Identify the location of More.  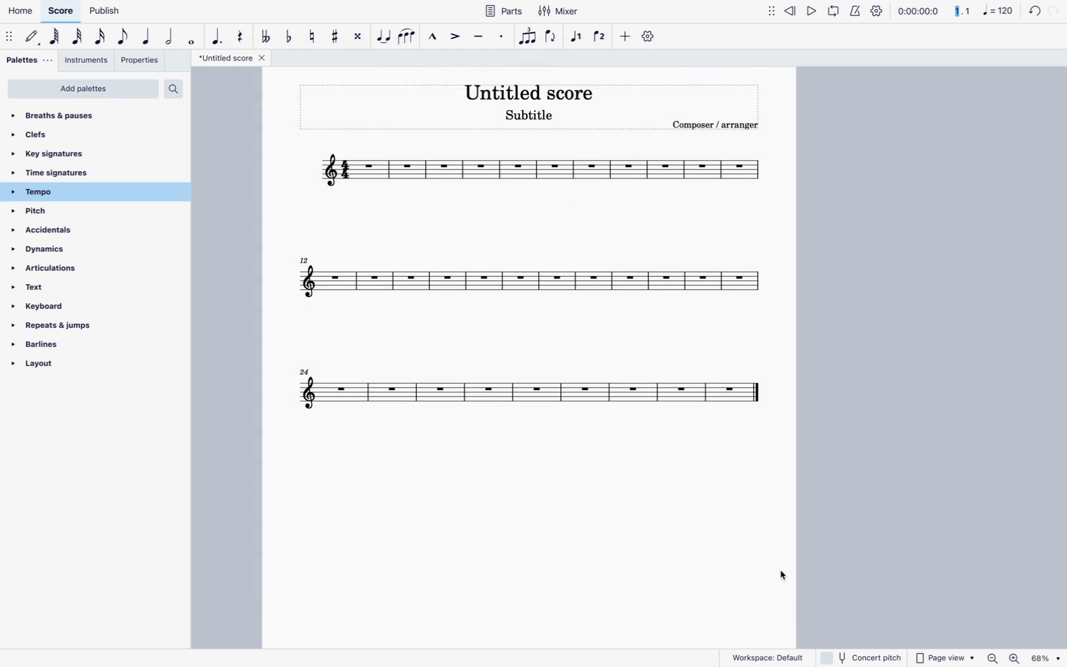
(770, 11).